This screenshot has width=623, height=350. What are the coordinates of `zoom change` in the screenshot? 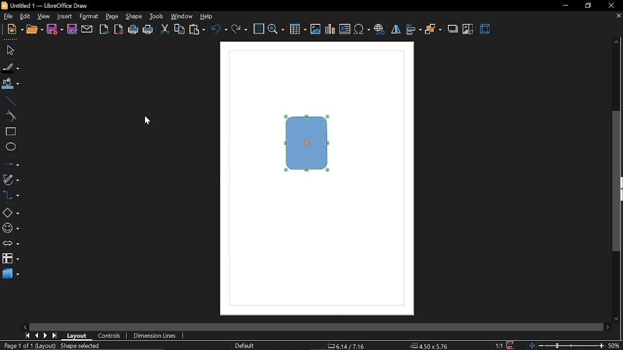 It's located at (567, 346).